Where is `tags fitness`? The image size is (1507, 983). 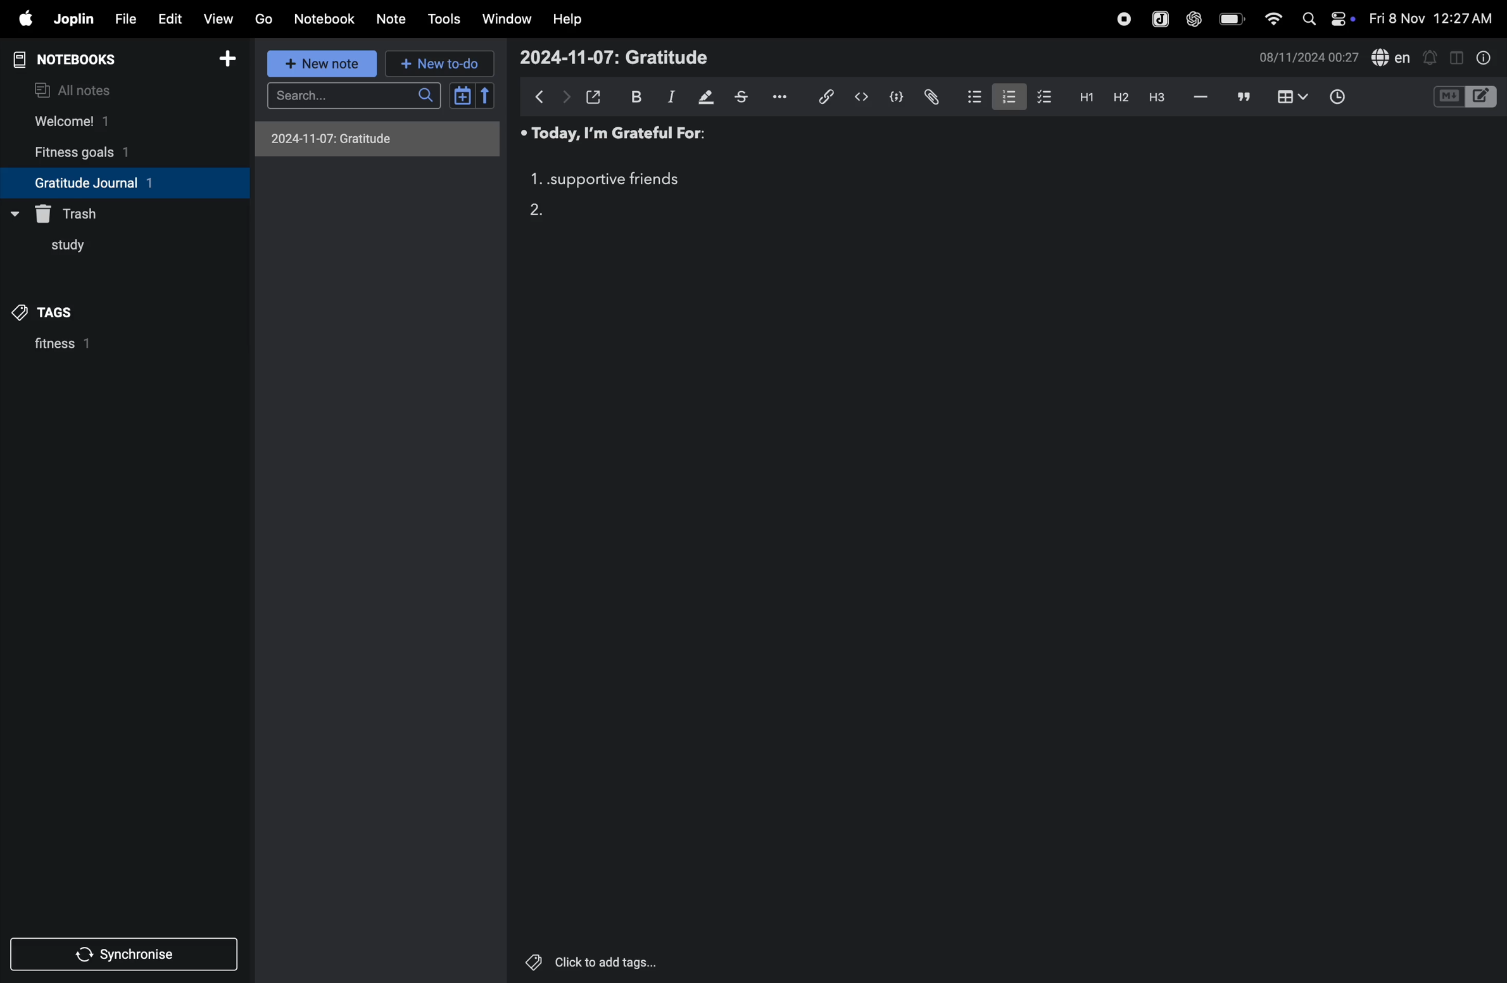 tags fitness is located at coordinates (54, 312).